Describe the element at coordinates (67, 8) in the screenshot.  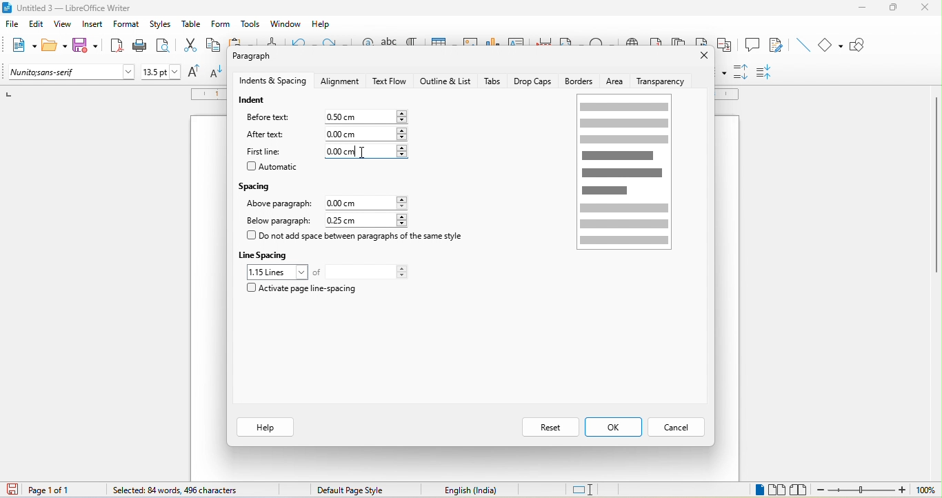
I see `title` at that location.